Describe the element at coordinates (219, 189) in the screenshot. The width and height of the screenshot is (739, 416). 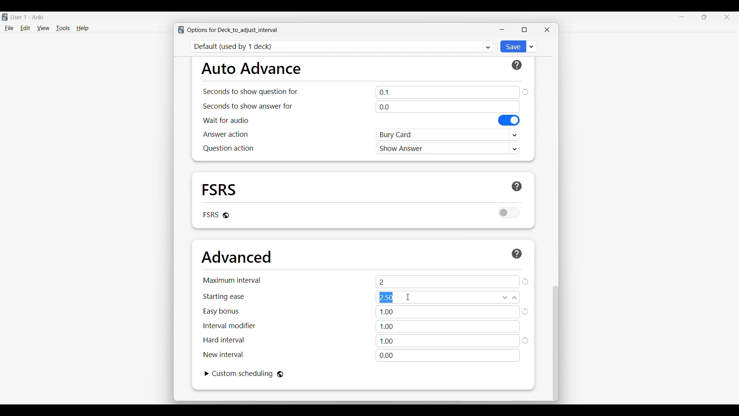
I see `FSRS` at that location.